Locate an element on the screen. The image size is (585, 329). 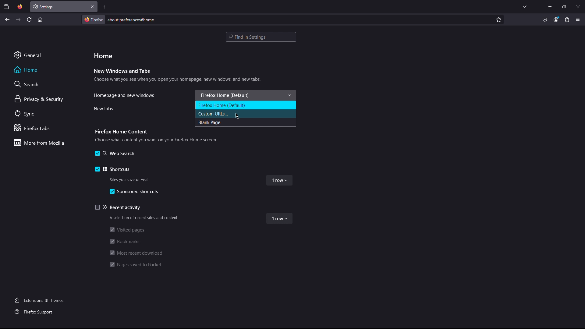
Visited pages is located at coordinates (127, 231).